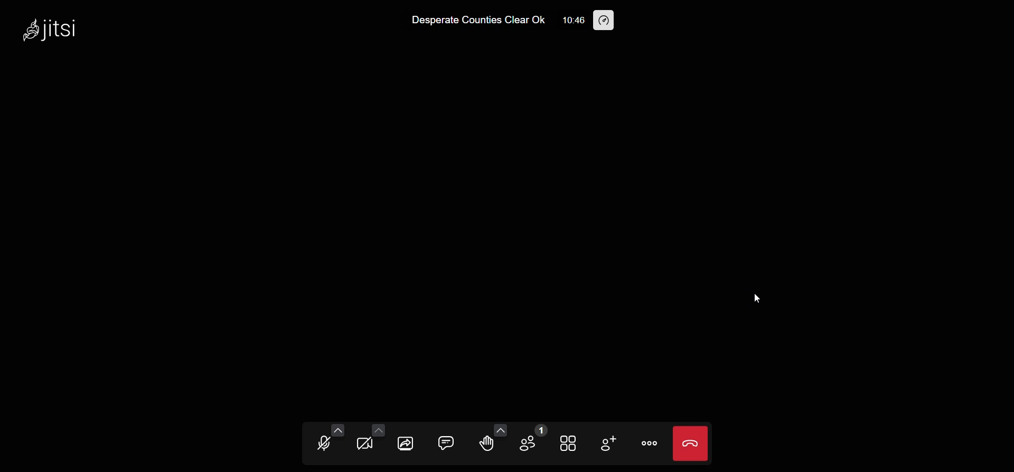  What do you see at coordinates (364, 445) in the screenshot?
I see `camera` at bounding box center [364, 445].